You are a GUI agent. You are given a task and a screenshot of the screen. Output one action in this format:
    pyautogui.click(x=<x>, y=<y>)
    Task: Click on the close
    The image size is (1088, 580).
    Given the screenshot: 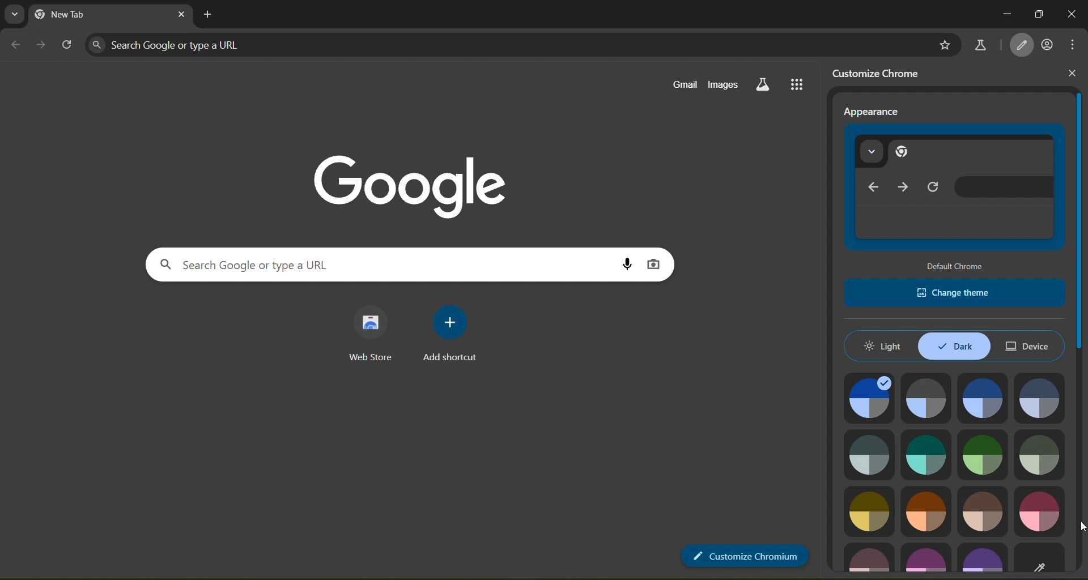 What is the action you would take?
    pyautogui.click(x=1073, y=15)
    